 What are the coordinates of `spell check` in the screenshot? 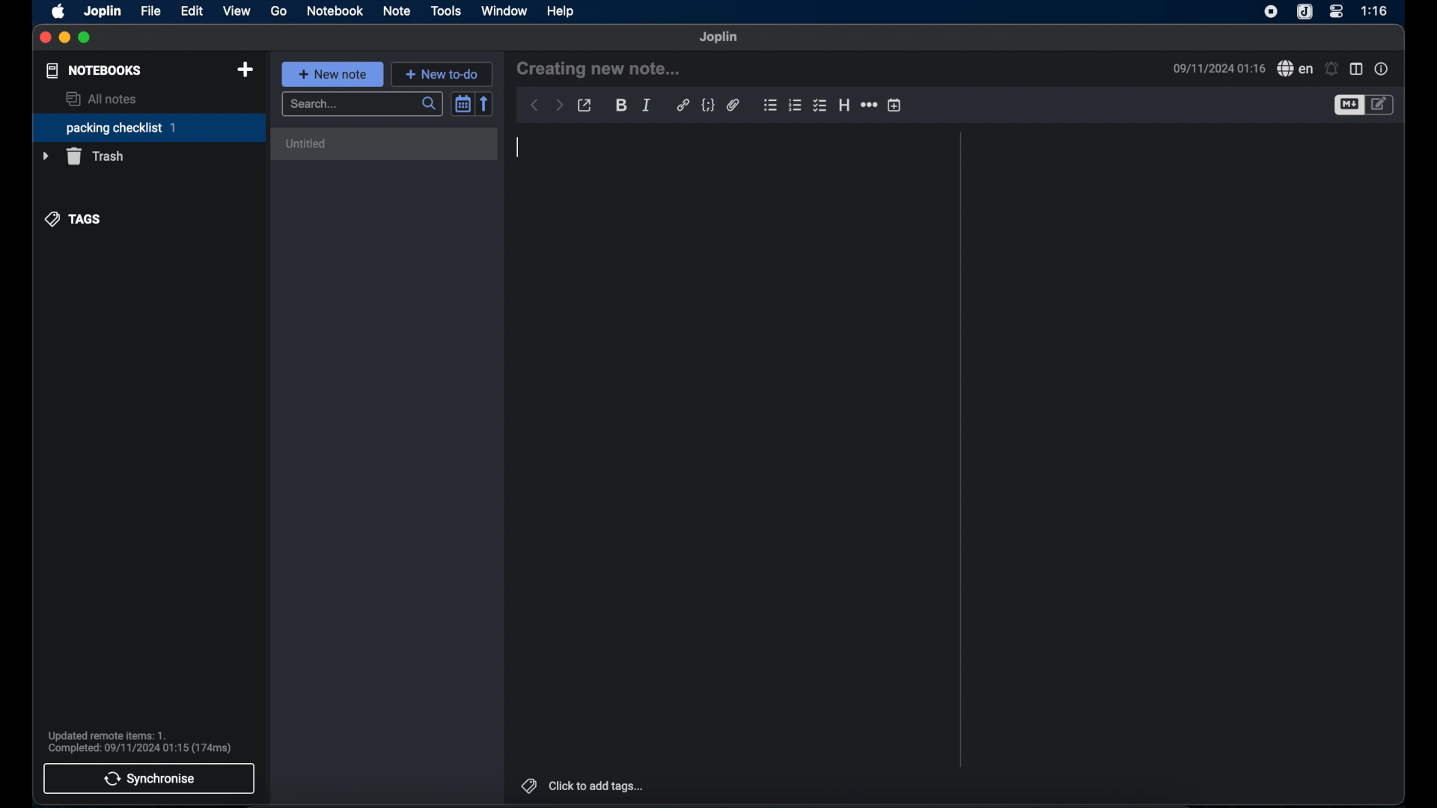 It's located at (1295, 69).